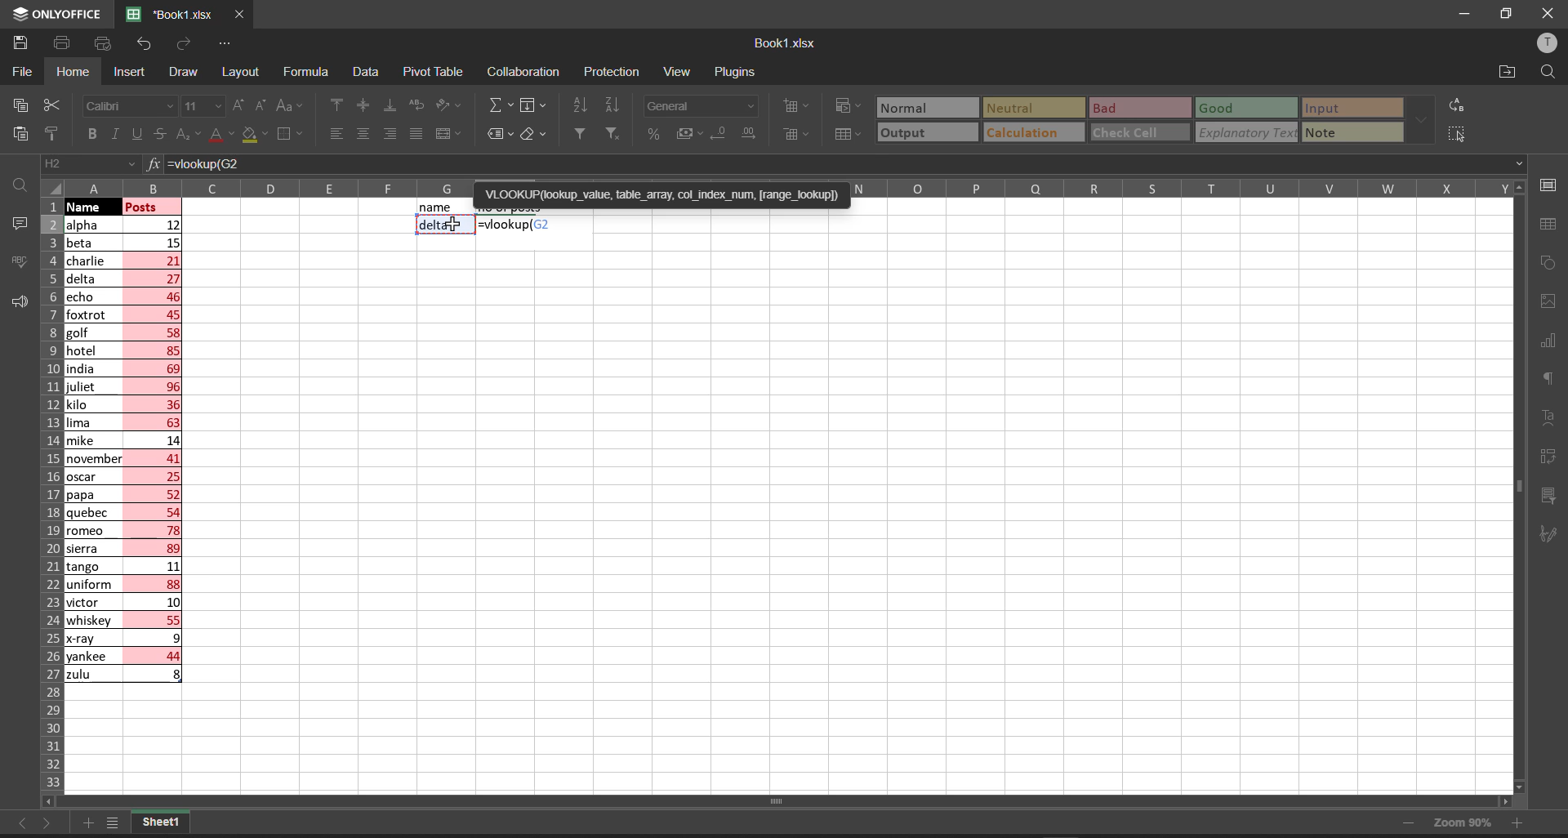 The height and width of the screenshot is (838, 1568). Describe the element at coordinates (128, 73) in the screenshot. I see `insert` at that location.